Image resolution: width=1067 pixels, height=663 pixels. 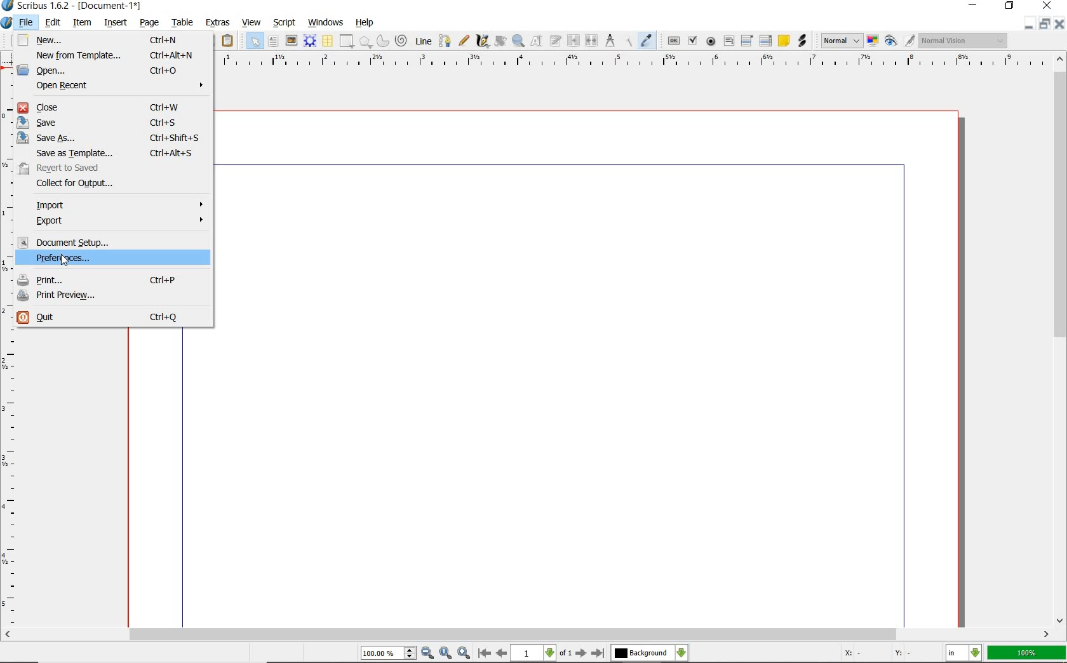 I want to click on select image preview mode, so click(x=840, y=41).